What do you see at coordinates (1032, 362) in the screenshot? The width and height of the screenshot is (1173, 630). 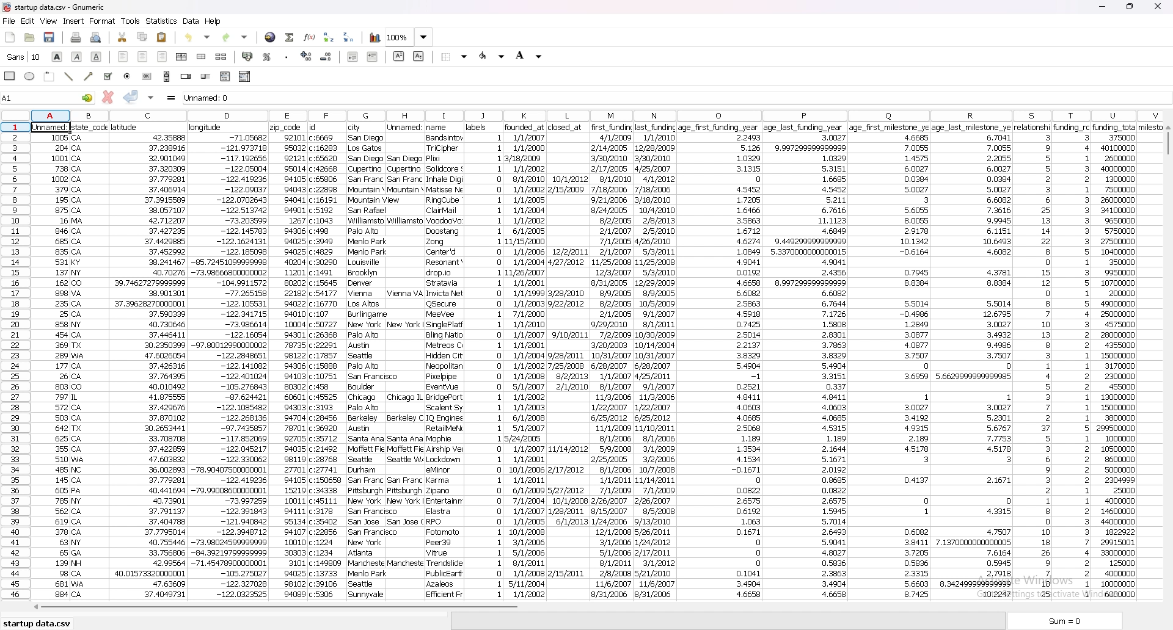 I see `data` at bounding box center [1032, 362].